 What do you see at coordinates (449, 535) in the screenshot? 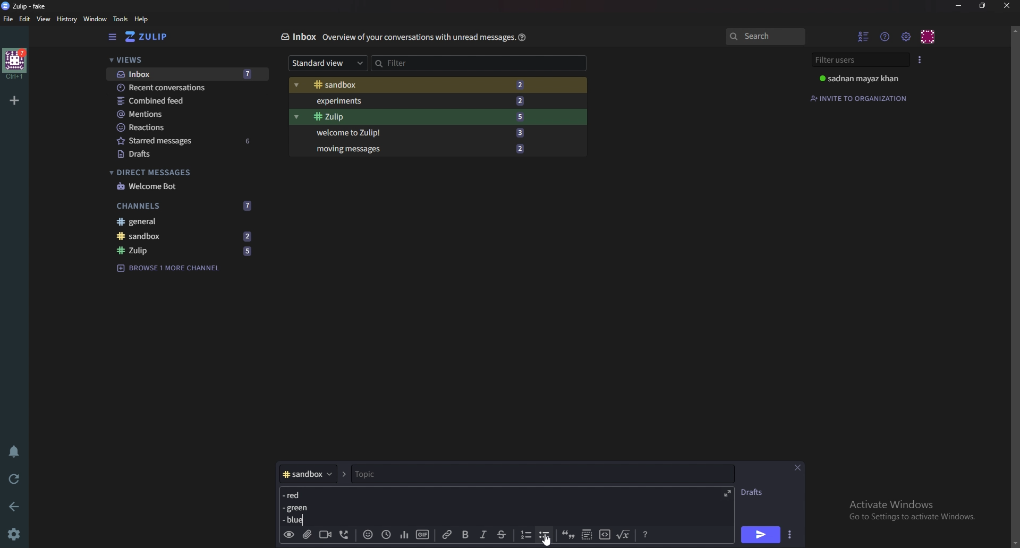
I see `link` at bounding box center [449, 535].